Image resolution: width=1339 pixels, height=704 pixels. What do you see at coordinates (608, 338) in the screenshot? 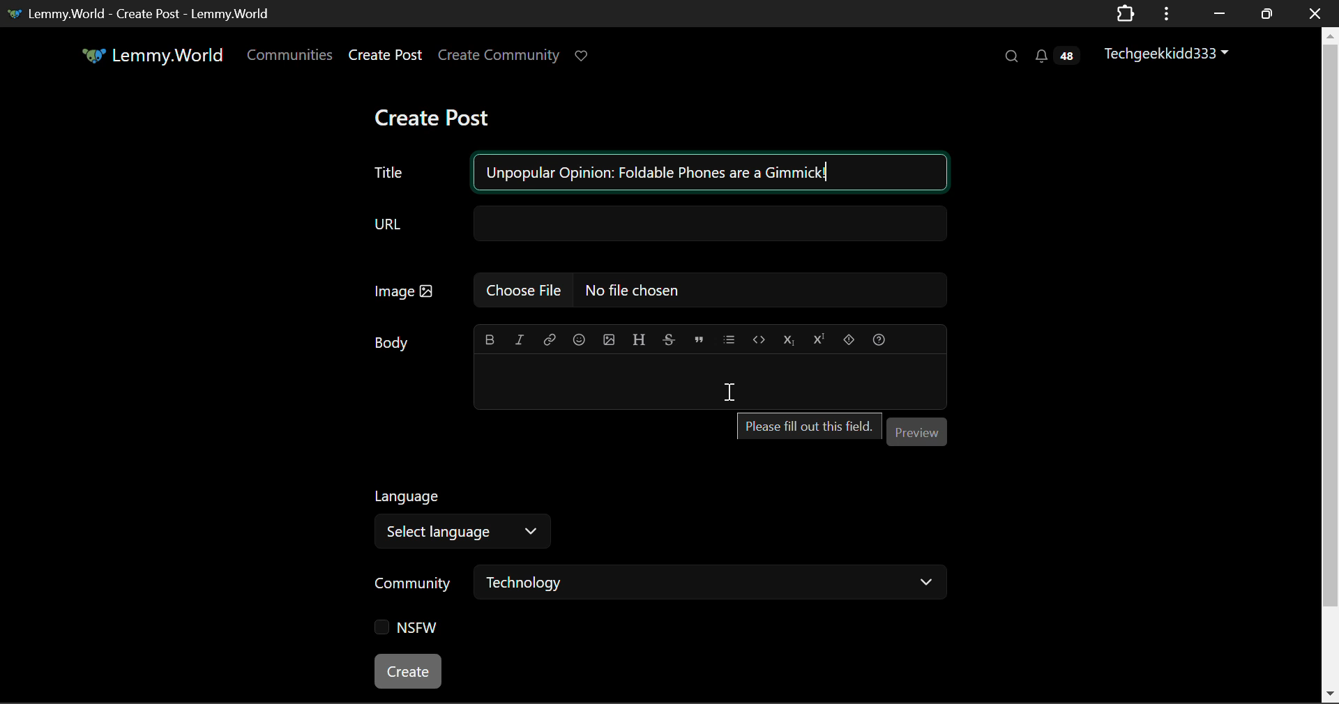
I see `upload image` at bounding box center [608, 338].